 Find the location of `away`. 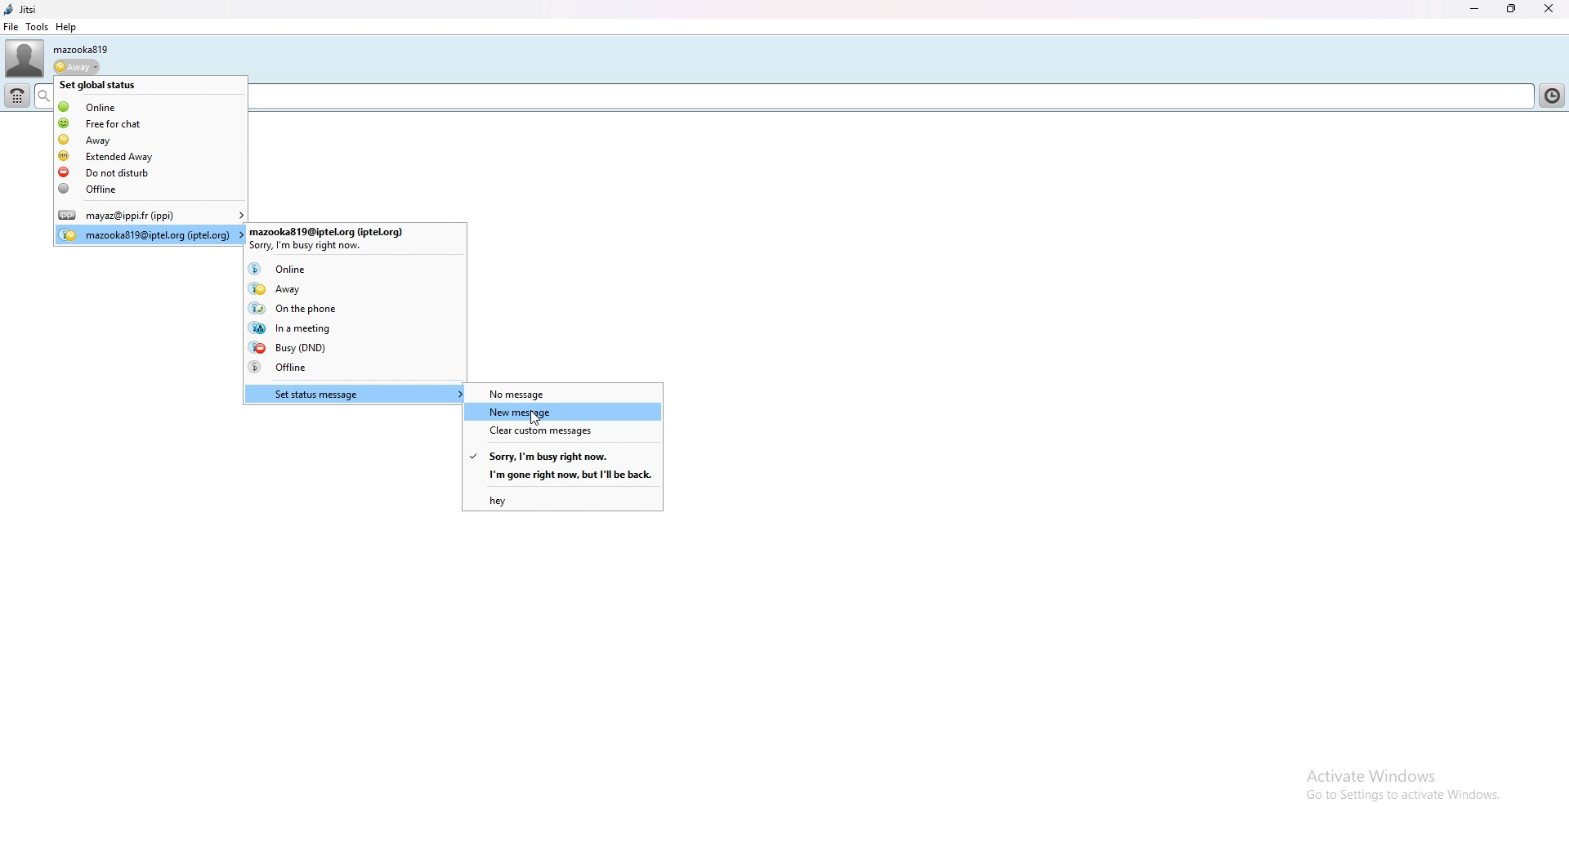

away is located at coordinates (360, 287).